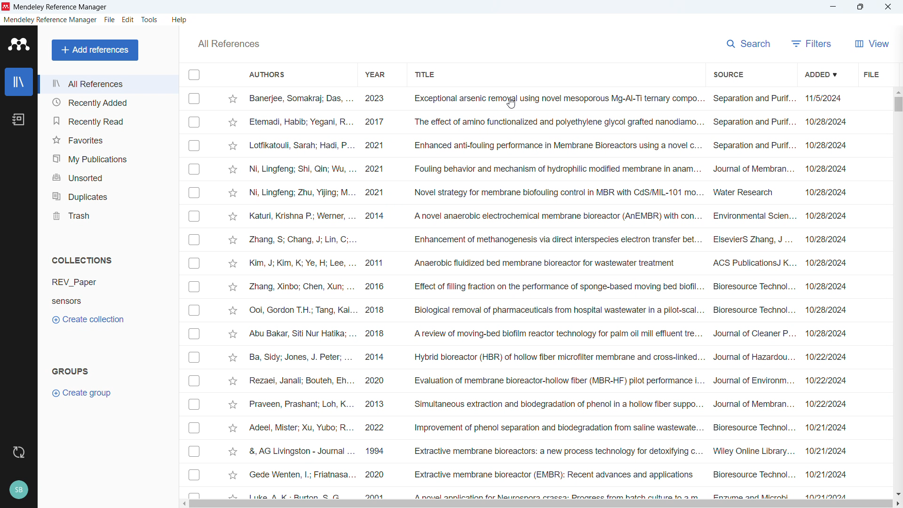  What do you see at coordinates (556, 239) in the screenshot?
I see `enhancement of methanogenesis via direct interspecies electron transfer bet` at bounding box center [556, 239].